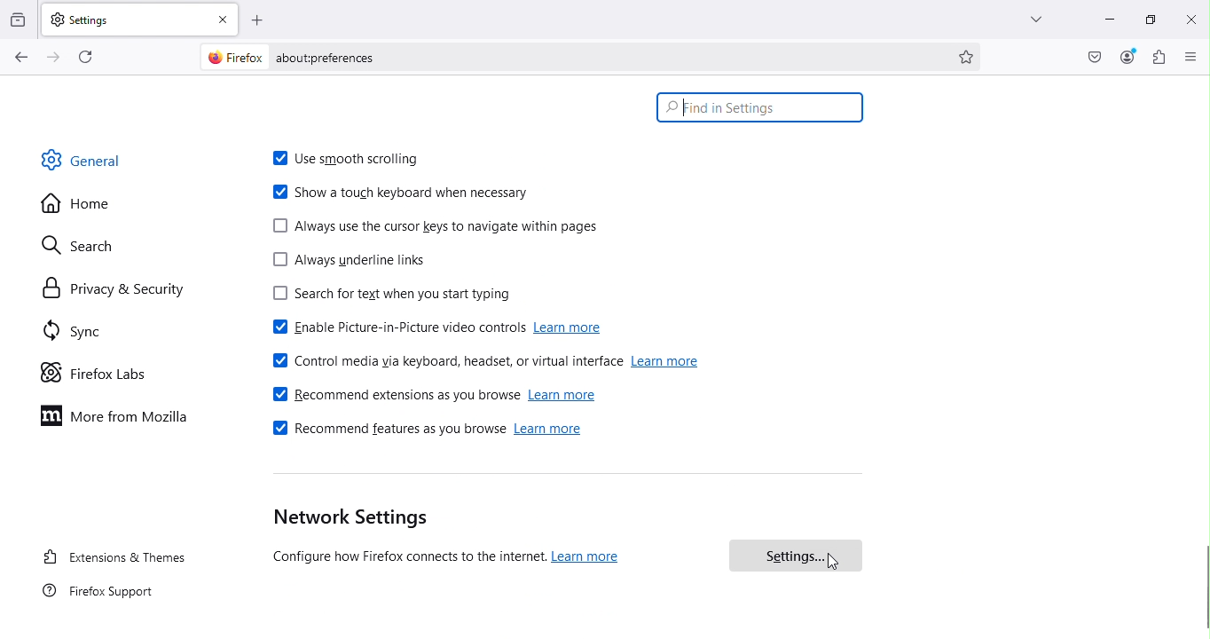 The width and height of the screenshot is (1210, 639). Describe the element at coordinates (114, 559) in the screenshot. I see `Extensions and themes` at that location.